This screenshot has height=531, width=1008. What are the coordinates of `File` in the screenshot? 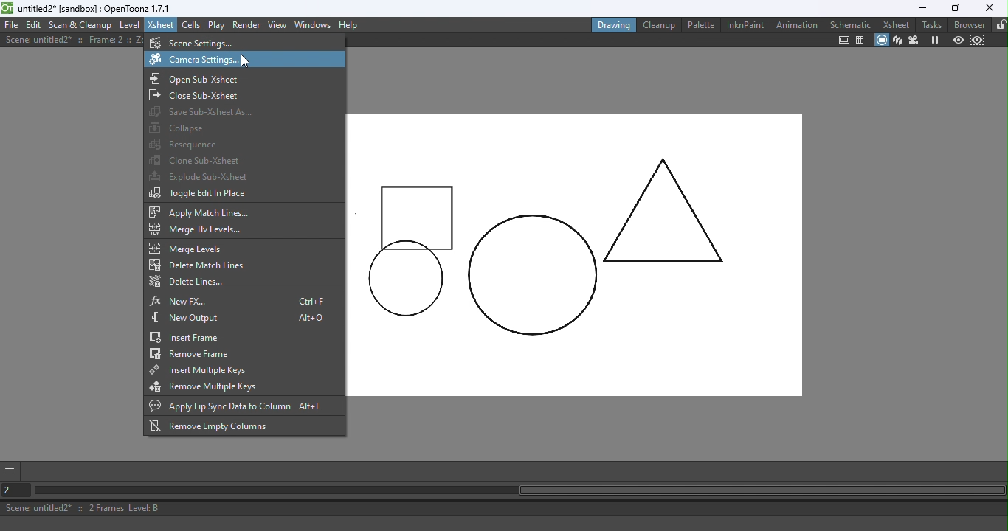 It's located at (11, 24).